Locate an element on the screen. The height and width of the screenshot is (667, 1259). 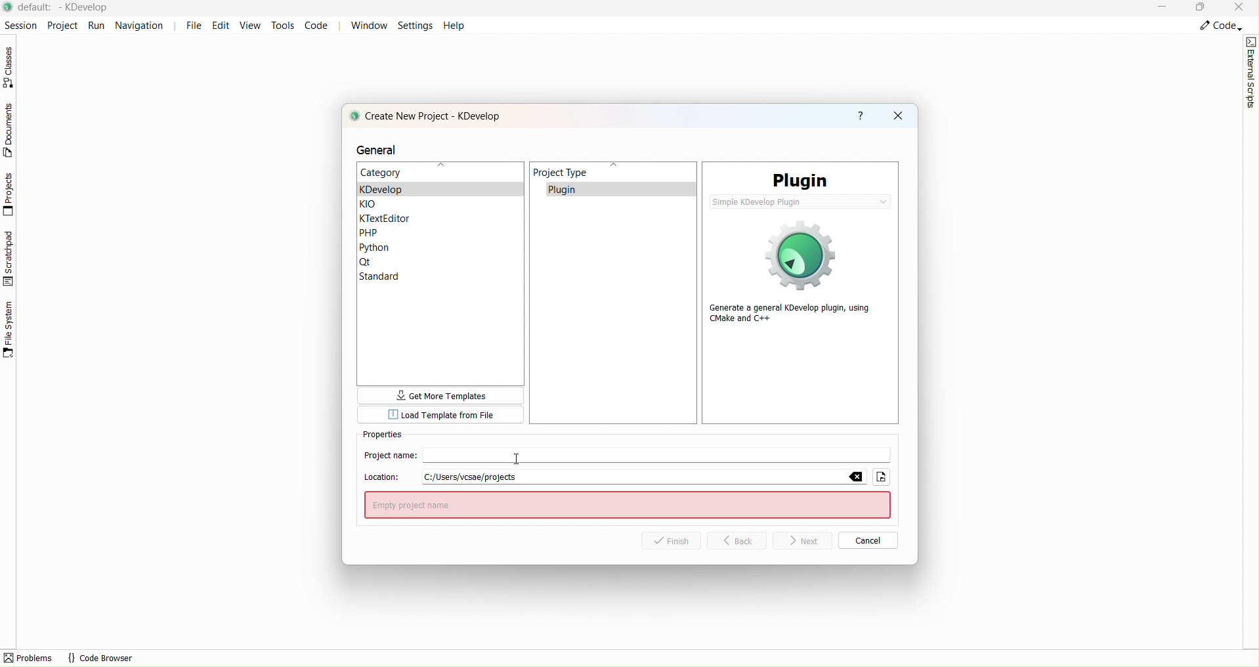
PLugin is located at coordinates (801, 177).